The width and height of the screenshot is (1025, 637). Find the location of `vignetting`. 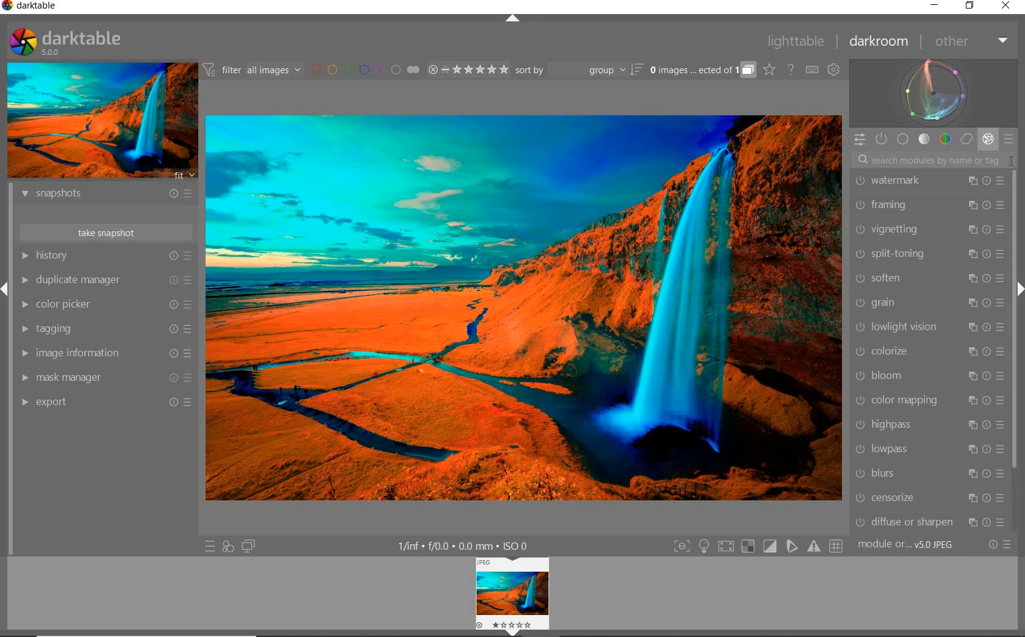

vignetting is located at coordinates (930, 230).